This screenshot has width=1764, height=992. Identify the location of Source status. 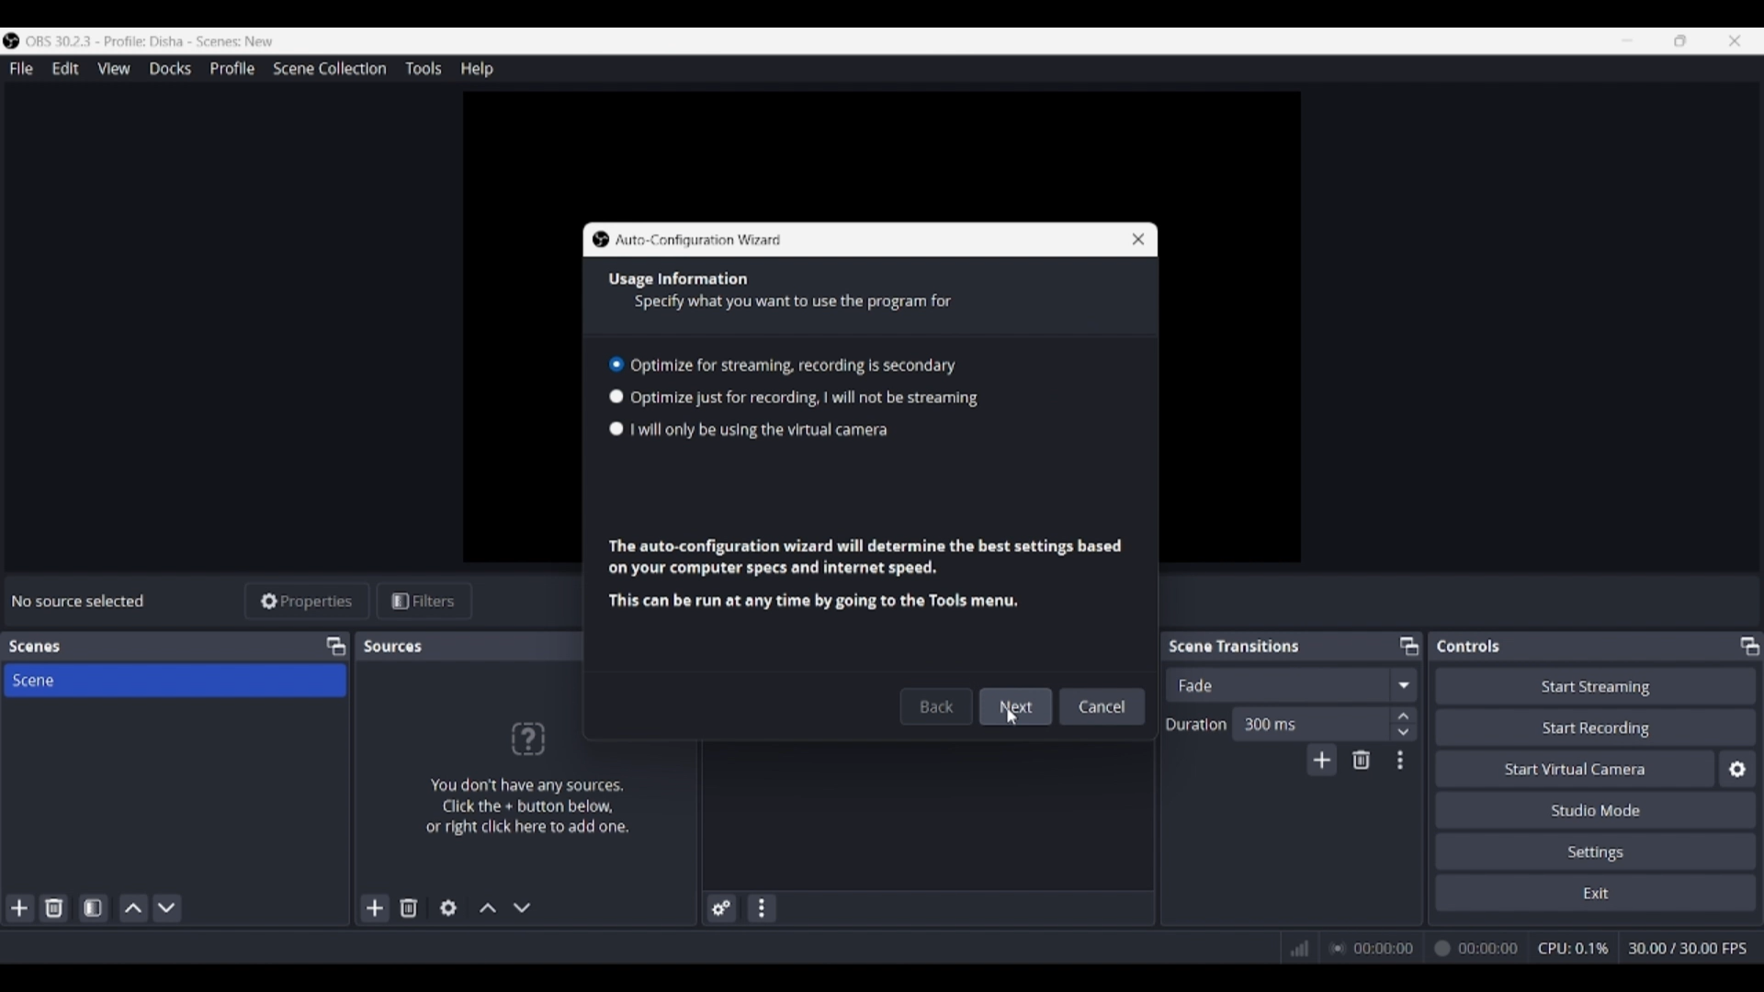
(81, 601).